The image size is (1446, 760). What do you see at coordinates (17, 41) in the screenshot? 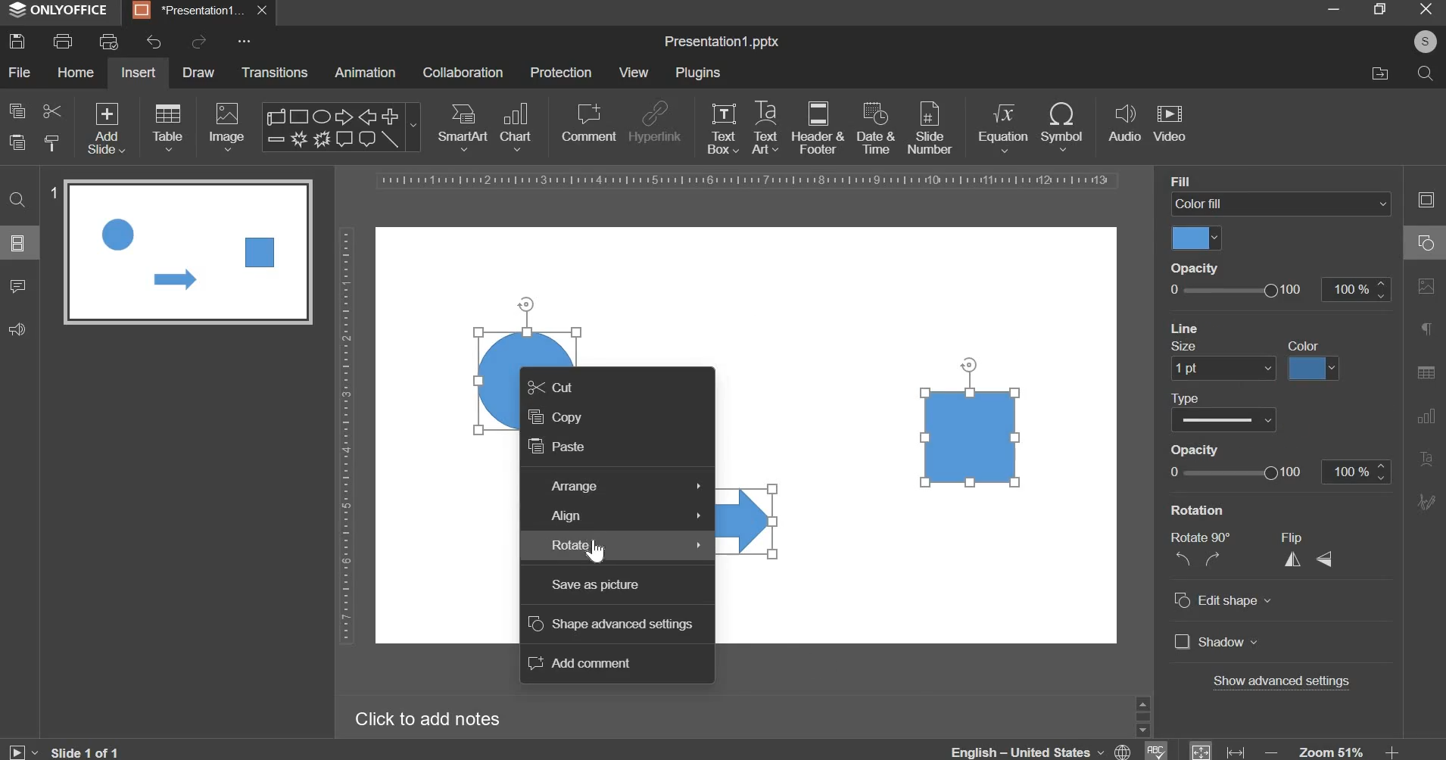
I see `save` at bounding box center [17, 41].